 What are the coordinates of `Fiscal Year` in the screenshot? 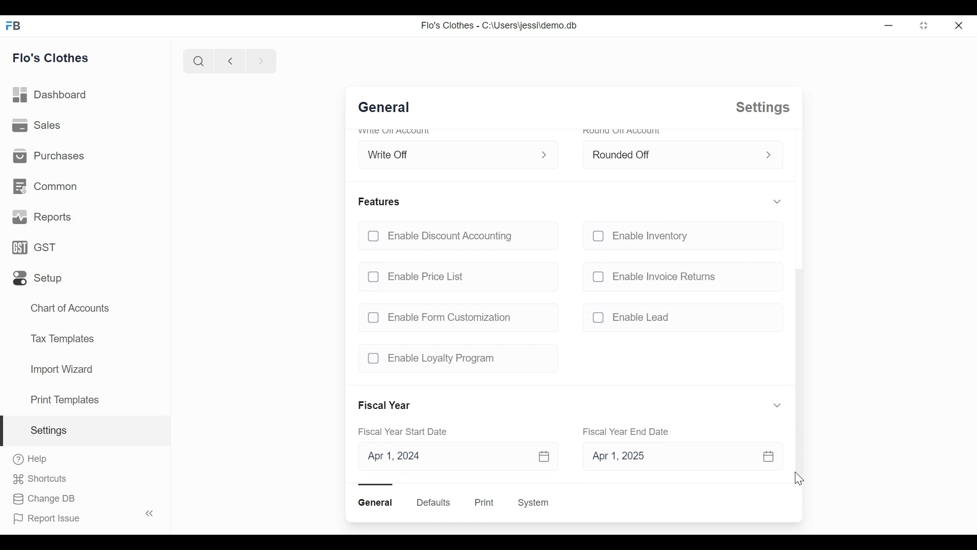 It's located at (386, 406).